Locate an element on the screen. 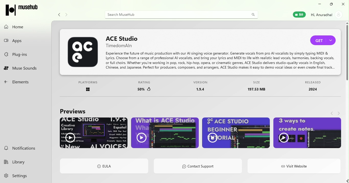  home is located at coordinates (24, 27).